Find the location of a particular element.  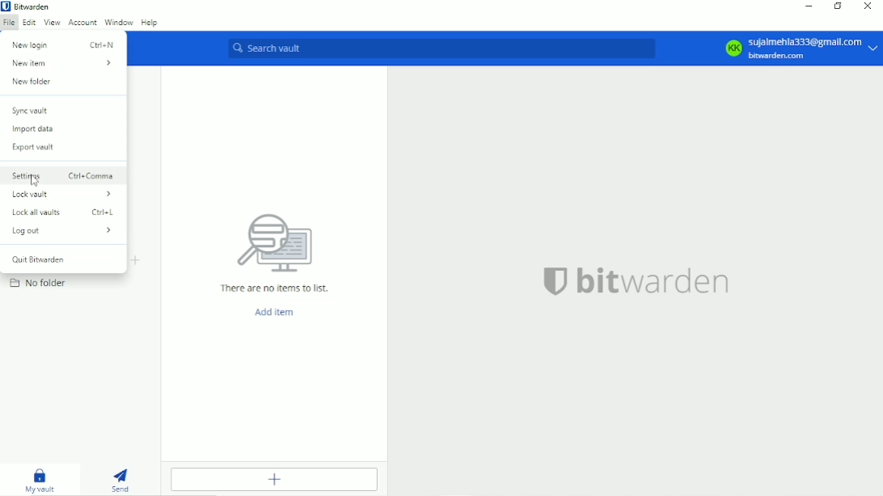

My vault is located at coordinates (40, 480).